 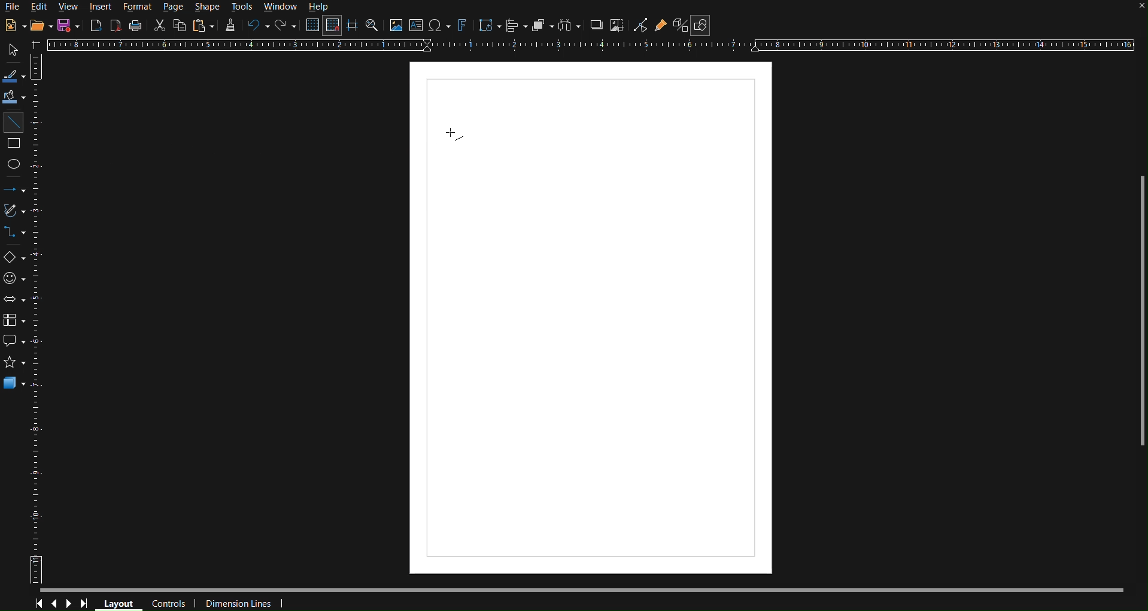 I want to click on Block Arrows, so click(x=15, y=300).